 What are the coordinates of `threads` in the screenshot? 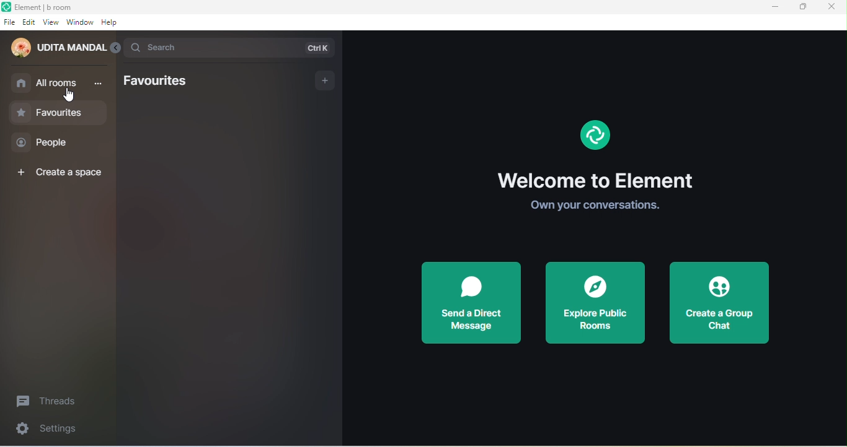 It's located at (51, 400).